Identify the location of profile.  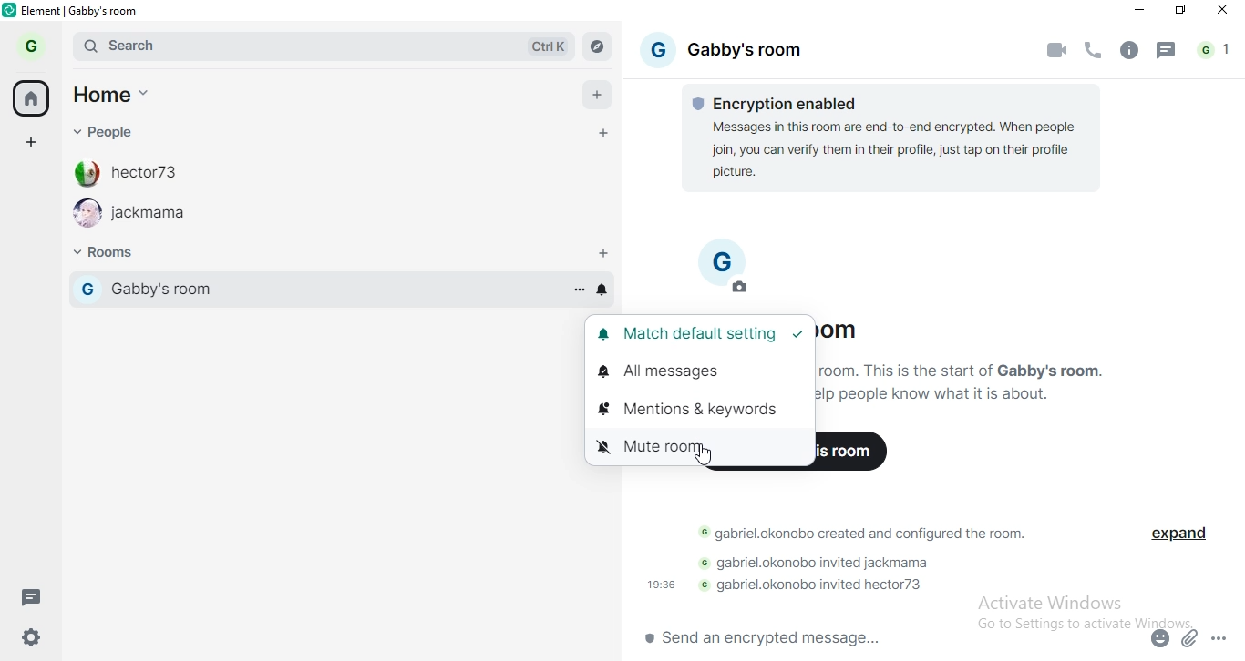
(88, 290).